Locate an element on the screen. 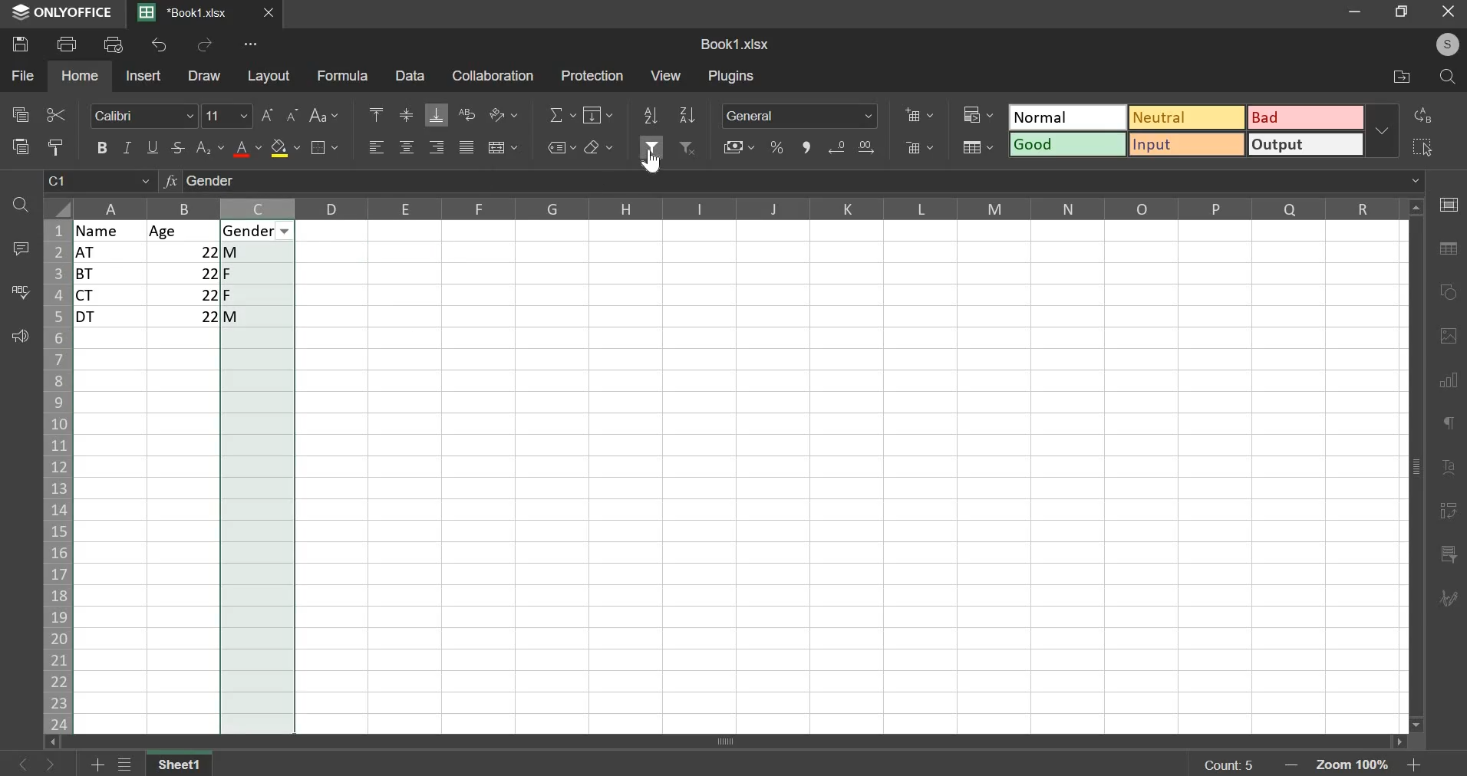 This screenshot has width=1467, height=776. slicer is located at coordinates (1451, 555).